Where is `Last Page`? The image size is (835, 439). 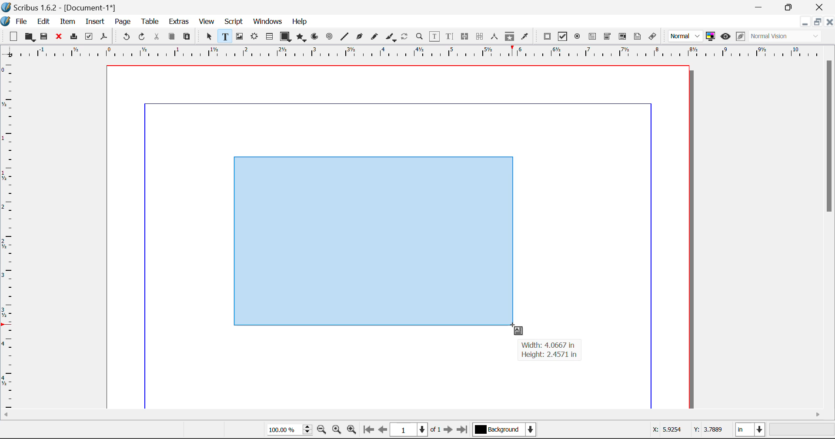
Last Page is located at coordinates (464, 431).